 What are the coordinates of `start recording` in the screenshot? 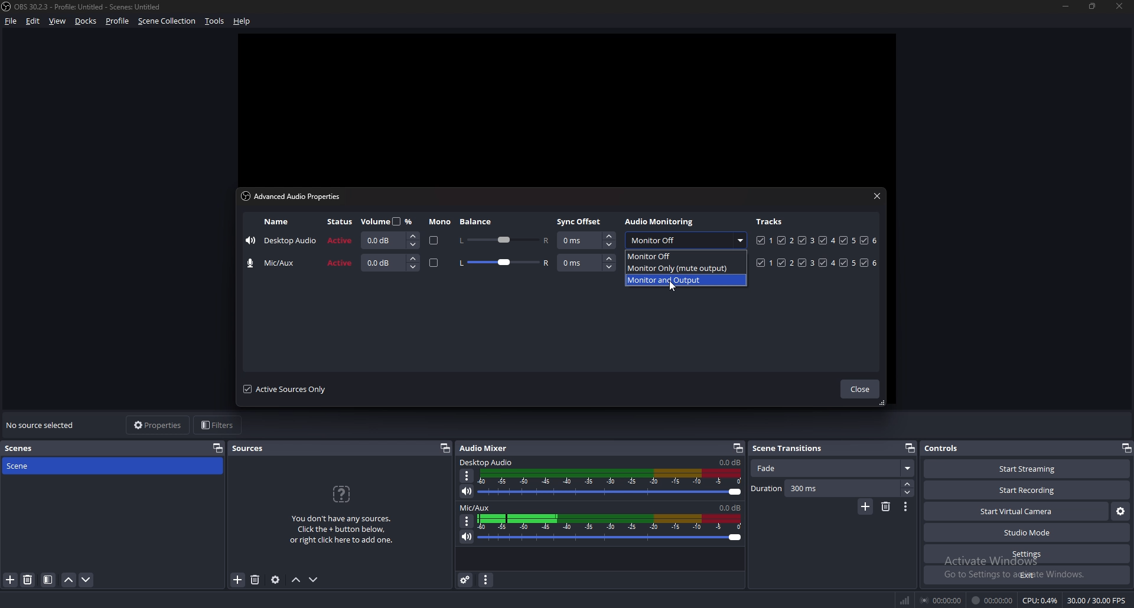 It's located at (1028, 490).